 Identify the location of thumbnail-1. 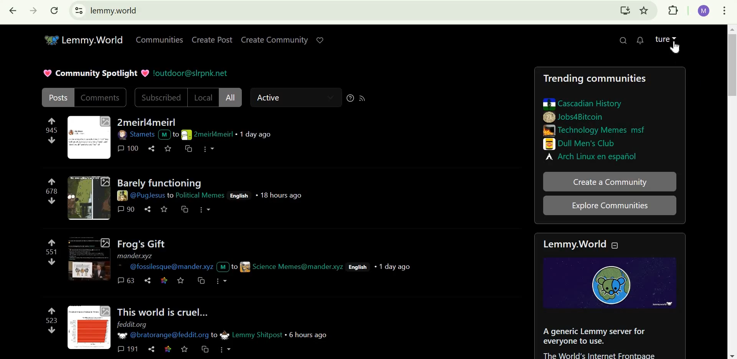
(89, 138).